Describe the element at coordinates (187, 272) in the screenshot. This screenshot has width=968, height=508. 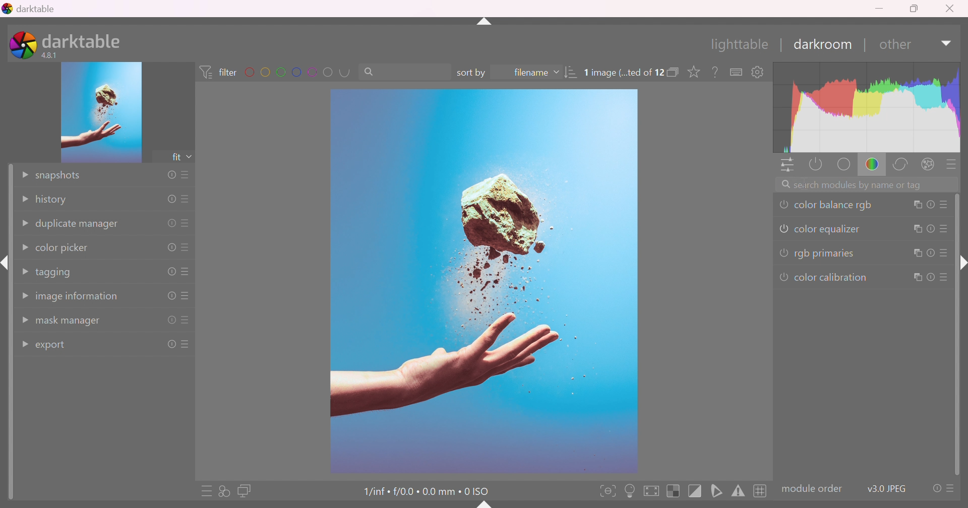
I see `presets` at that location.